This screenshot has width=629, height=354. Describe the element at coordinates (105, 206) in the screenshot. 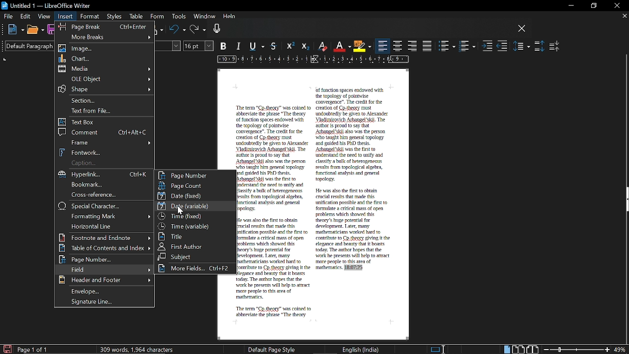

I see `Special character` at that location.